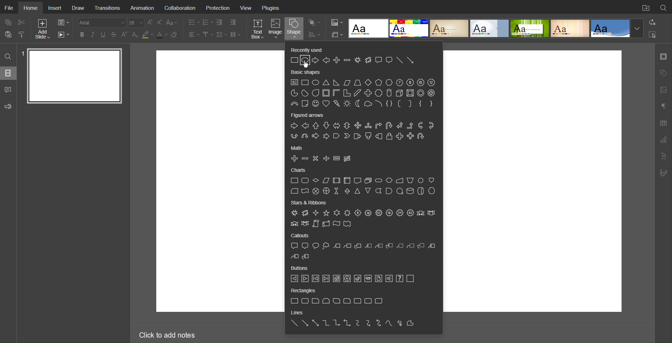  Describe the element at coordinates (355, 275) in the screenshot. I see `Buttons` at that location.